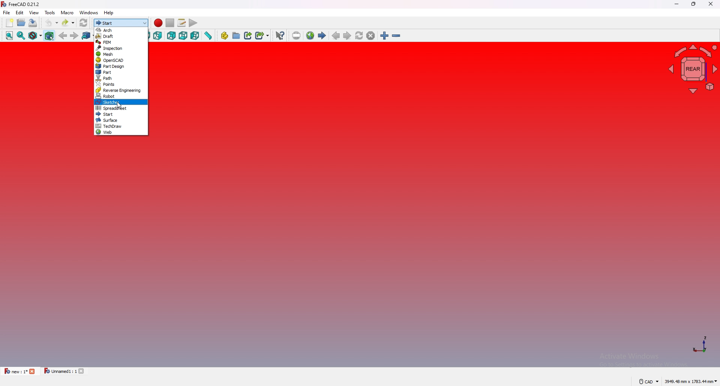 Image resolution: width=720 pixels, height=386 pixels. What do you see at coordinates (702, 344) in the screenshot?
I see `axis` at bounding box center [702, 344].